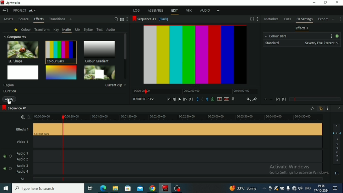 This screenshot has width=343, height=193. What do you see at coordinates (28, 169) in the screenshot?
I see `Audio 3 and 4` at bounding box center [28, 169].